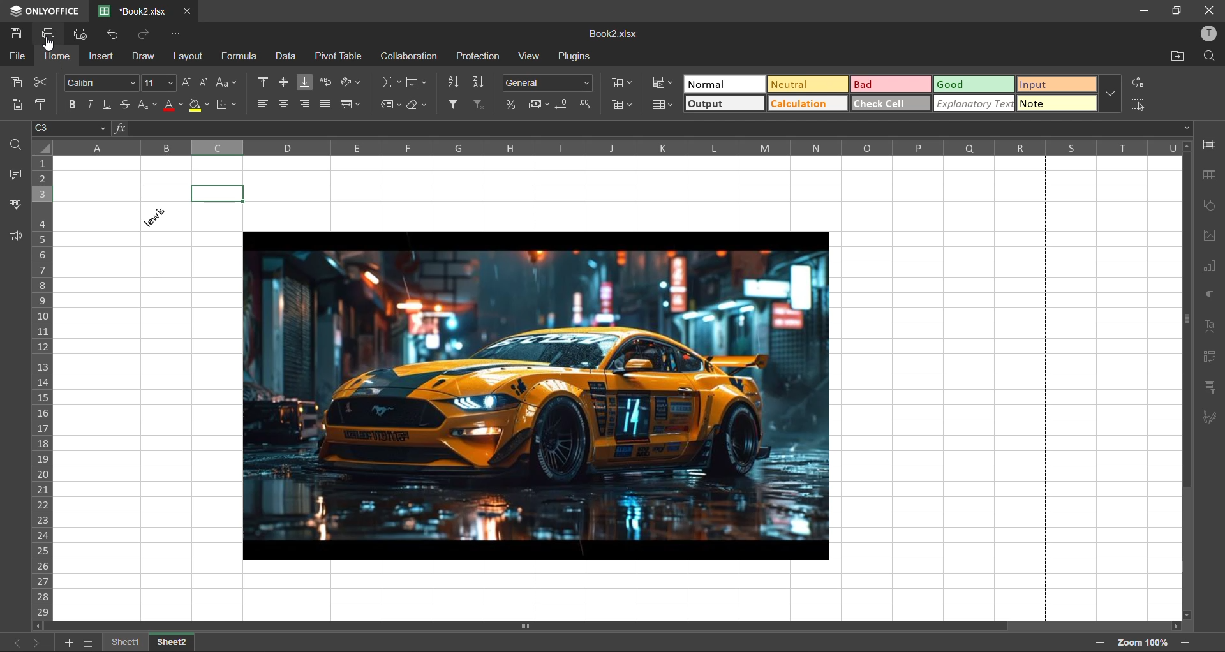 This screenshot has width=1225, height=652. What do you see at coordinates (225, 105) in the screenshot?
I see `borders` at bounding box center [225, 105].